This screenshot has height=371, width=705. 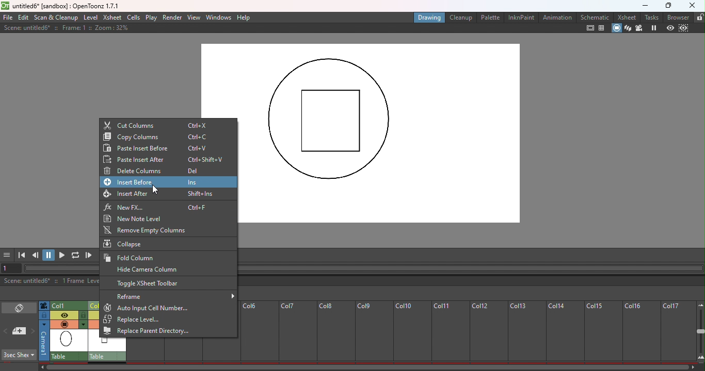 What do you see at coordinates (84, 315) in the screenshot?
I see `Lock toggle` at bounding box center [84, 315].